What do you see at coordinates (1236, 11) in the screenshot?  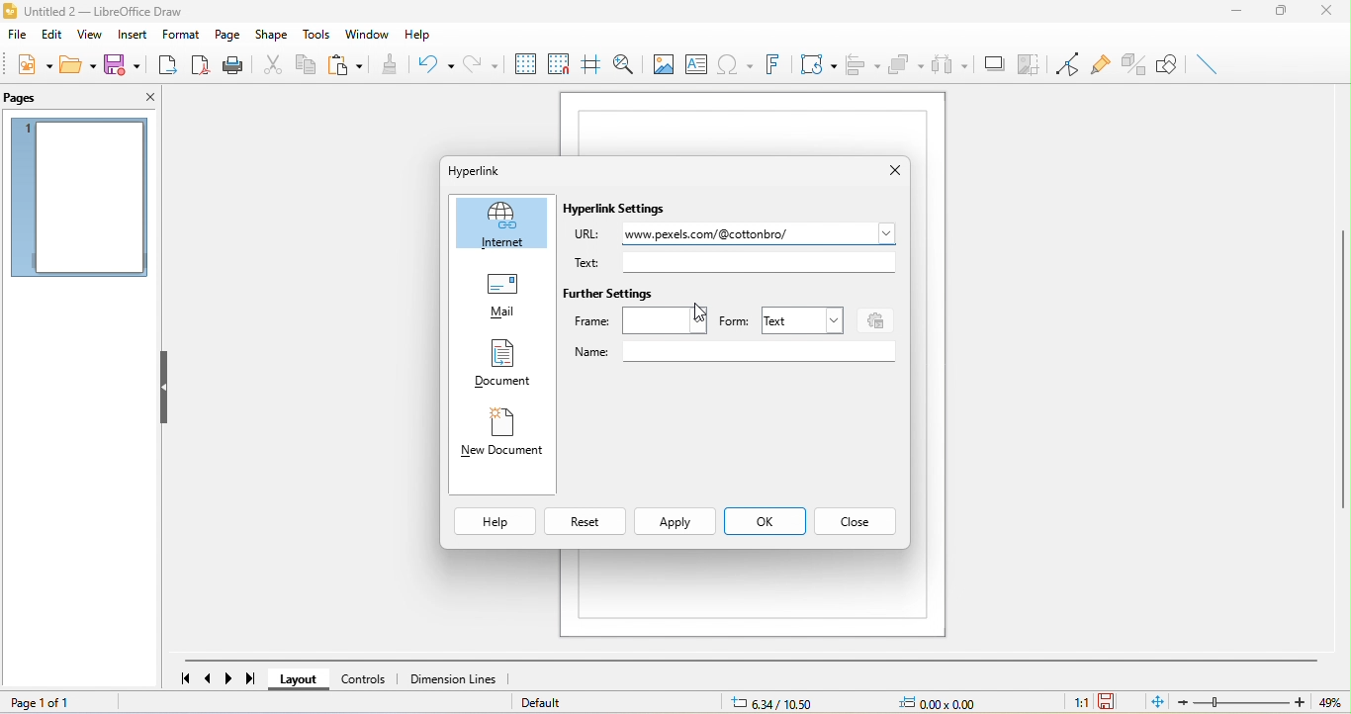 I see `minimize` at bounding box center [1236, 11].